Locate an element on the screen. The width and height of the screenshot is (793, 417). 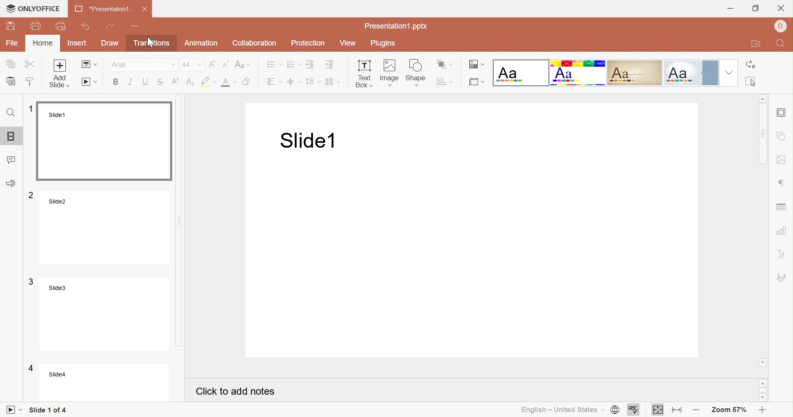
Decrement font size is located at coordinates (226, 65).